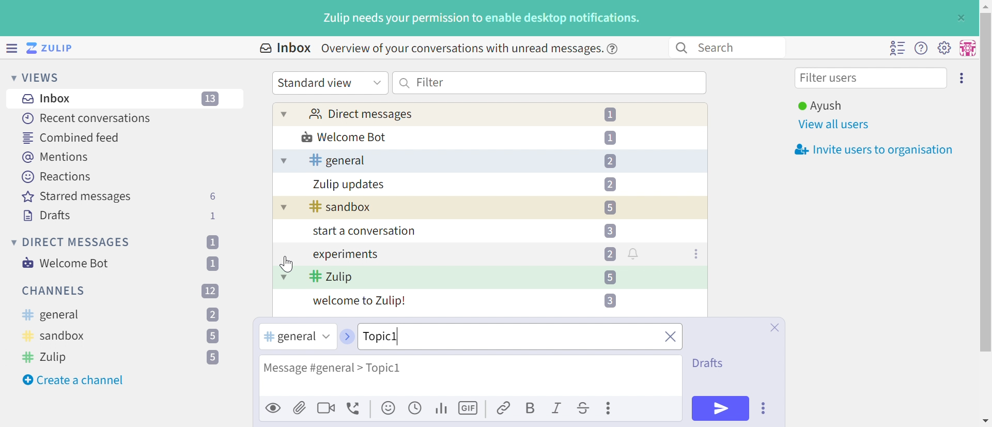 The image size is (992, 427). I want to click on vertical scrollbar, so click(986, 182).